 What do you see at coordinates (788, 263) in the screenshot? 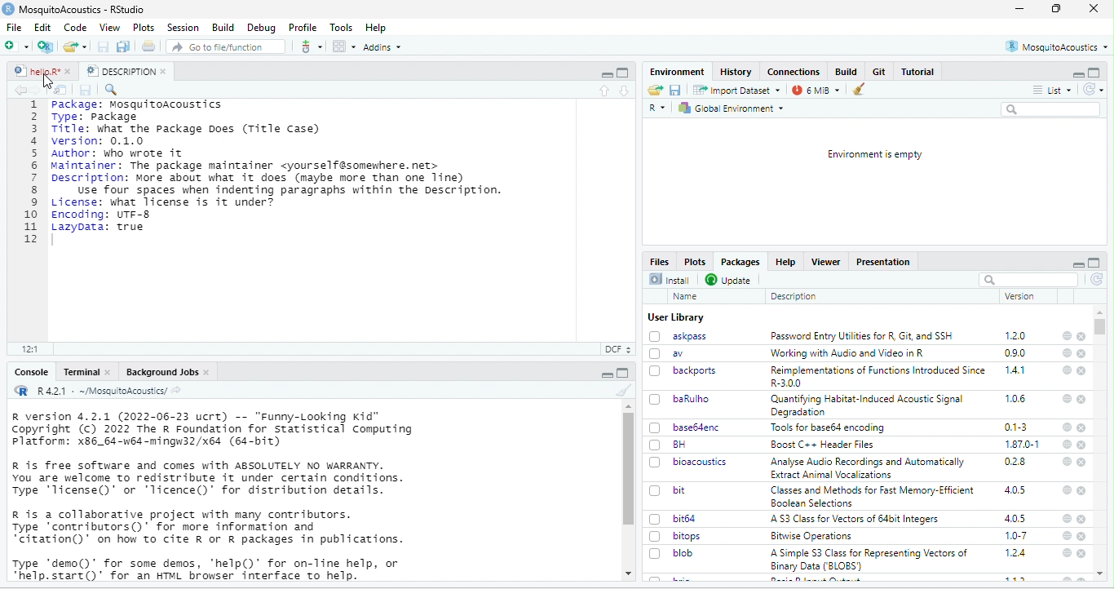
I see `Help` at bounding box center [788, 263].